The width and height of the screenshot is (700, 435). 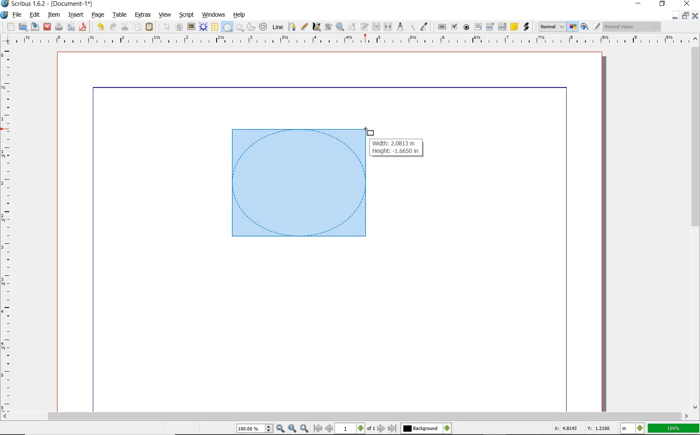 What do you see at coordinates (241, 14) in the screenshot?
I see `HELP` at bounding box center [241, 14].